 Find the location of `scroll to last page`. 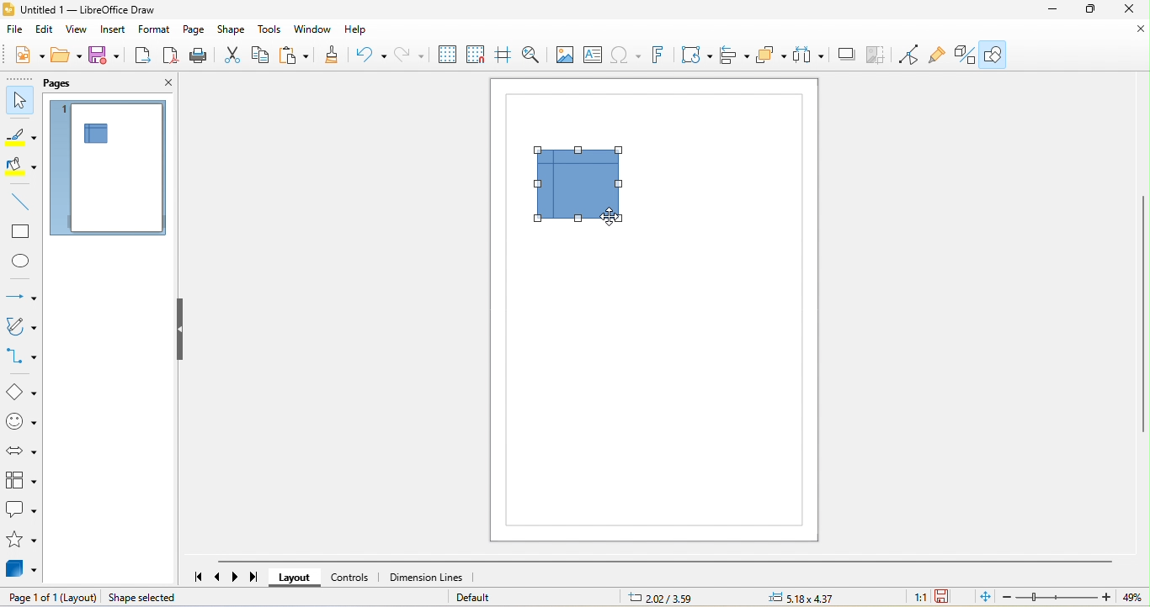

scroll to last page is located at coordinates (256, 579).